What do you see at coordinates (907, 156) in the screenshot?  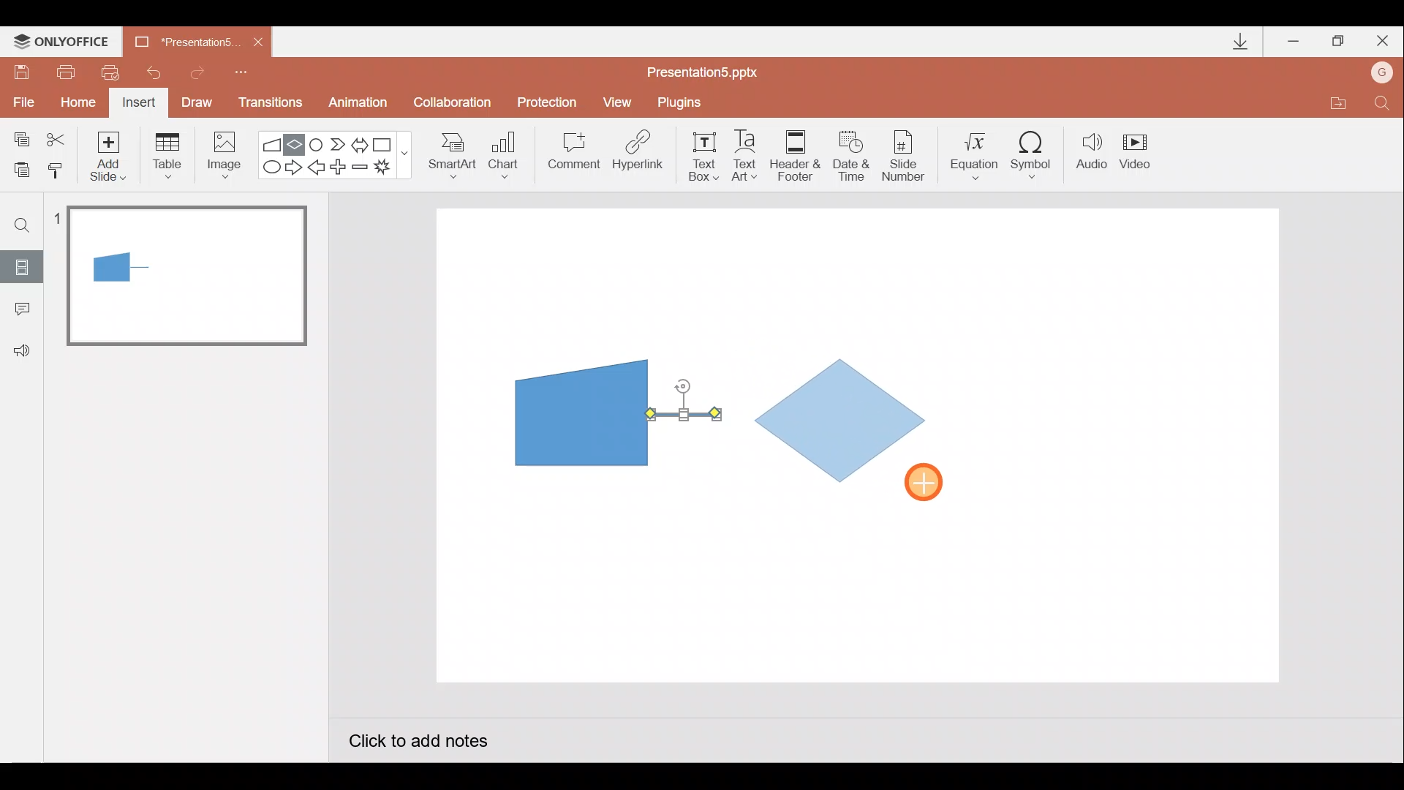 I see `Slide number` at bounding box center [907, 156].